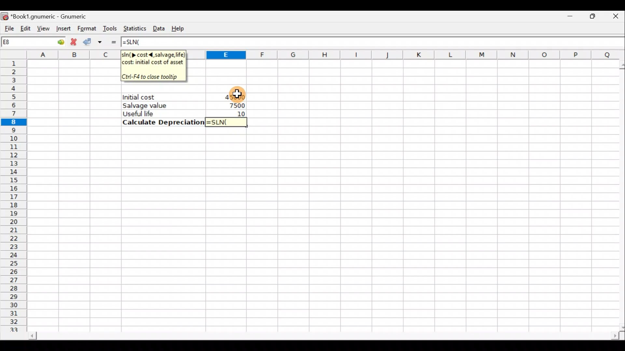 The image size is (625, 351). Describe the element at coordinates (94, 41) in the screenshot. I see `Accept change` at that location.